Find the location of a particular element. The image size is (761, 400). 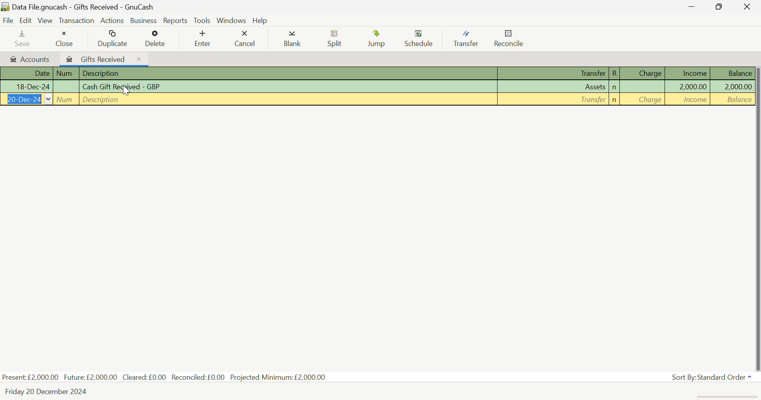

Charge is located at coordinates (644, 87).